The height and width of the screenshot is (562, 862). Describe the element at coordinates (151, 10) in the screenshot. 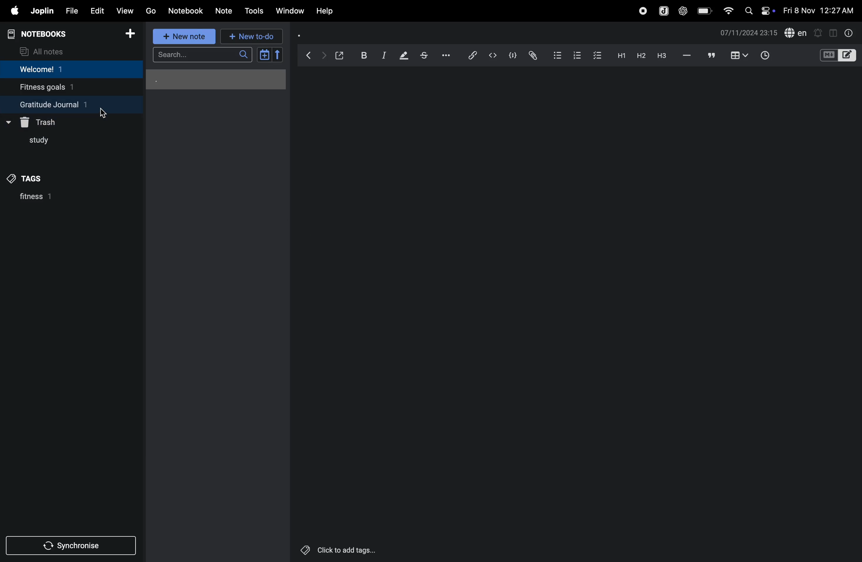

I see `Go` at that location.